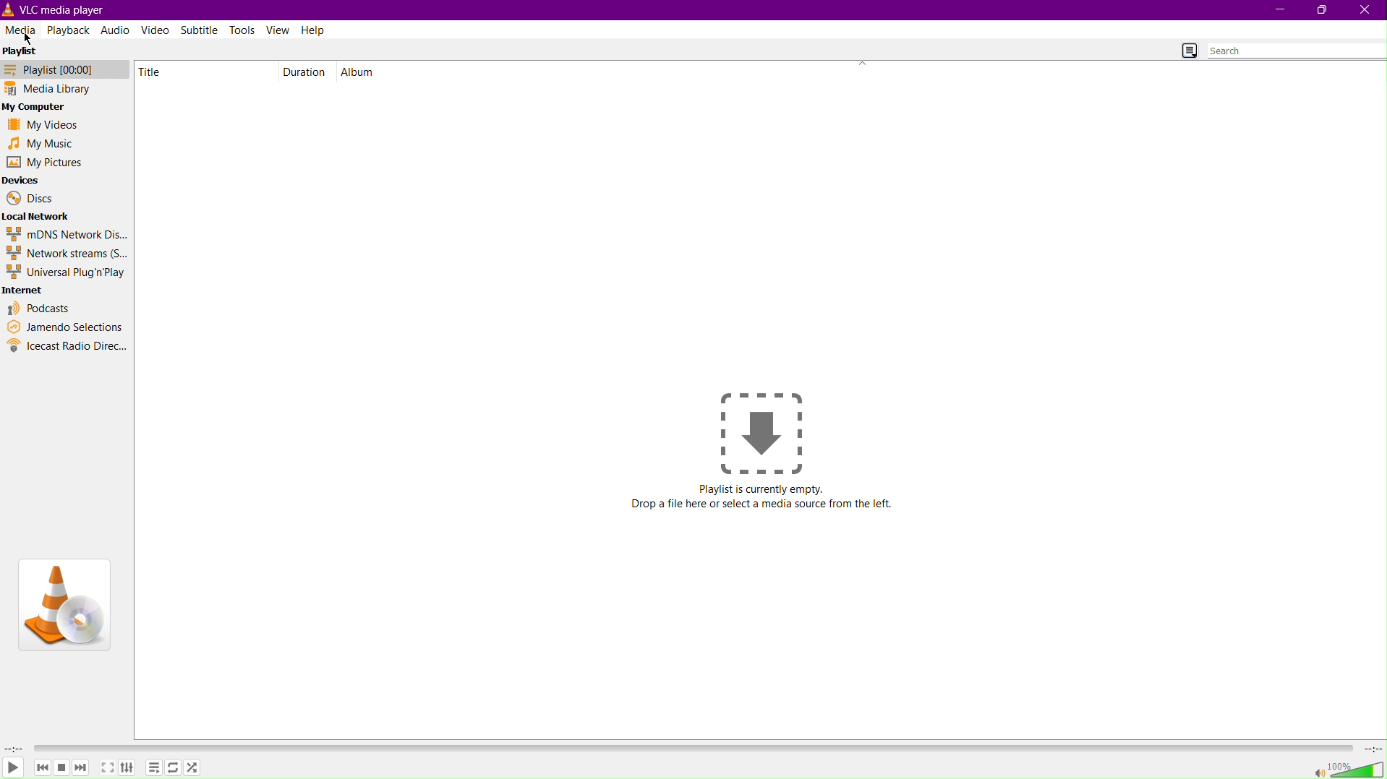  Describe the element at coordinates (9, 9) in the screenshot. I see `logo` at that location.